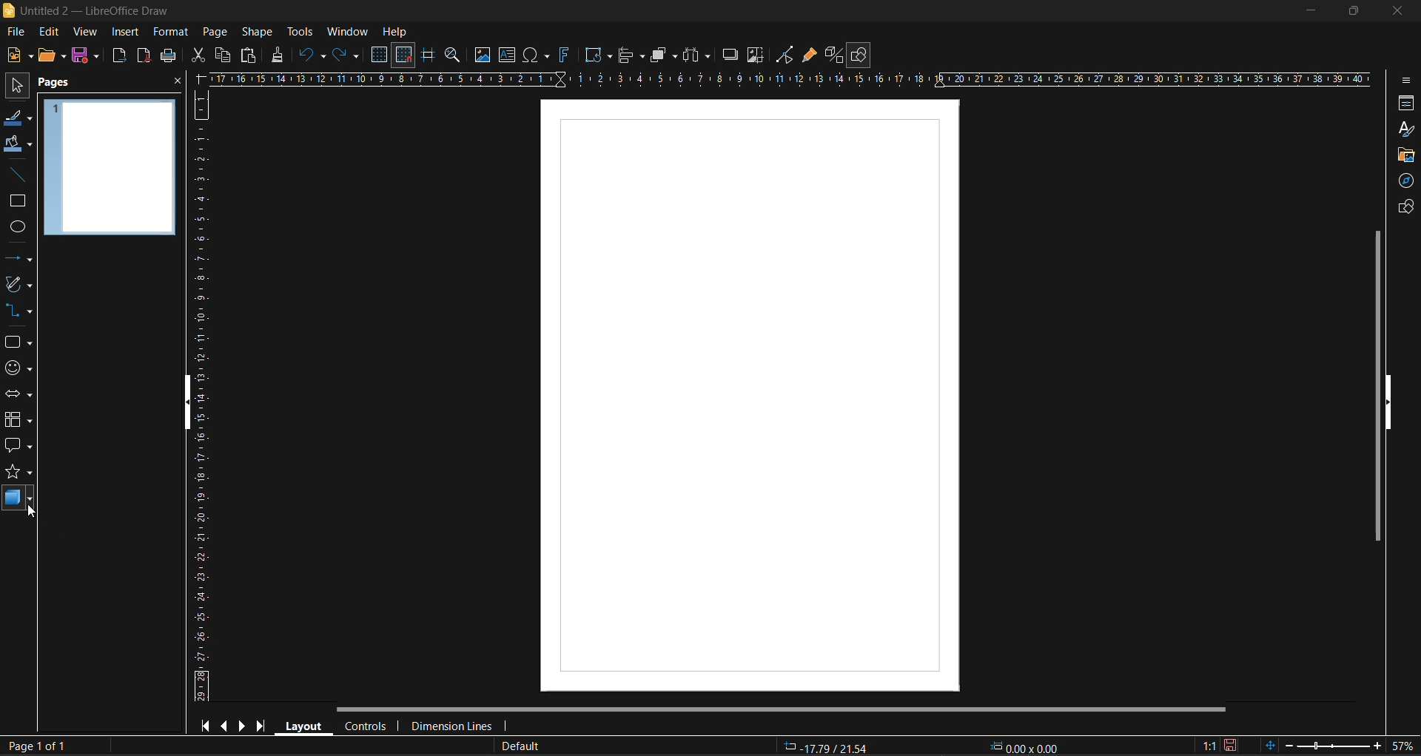 The image size is (1421, 756). I want to click on textbox, so click(509, 55).